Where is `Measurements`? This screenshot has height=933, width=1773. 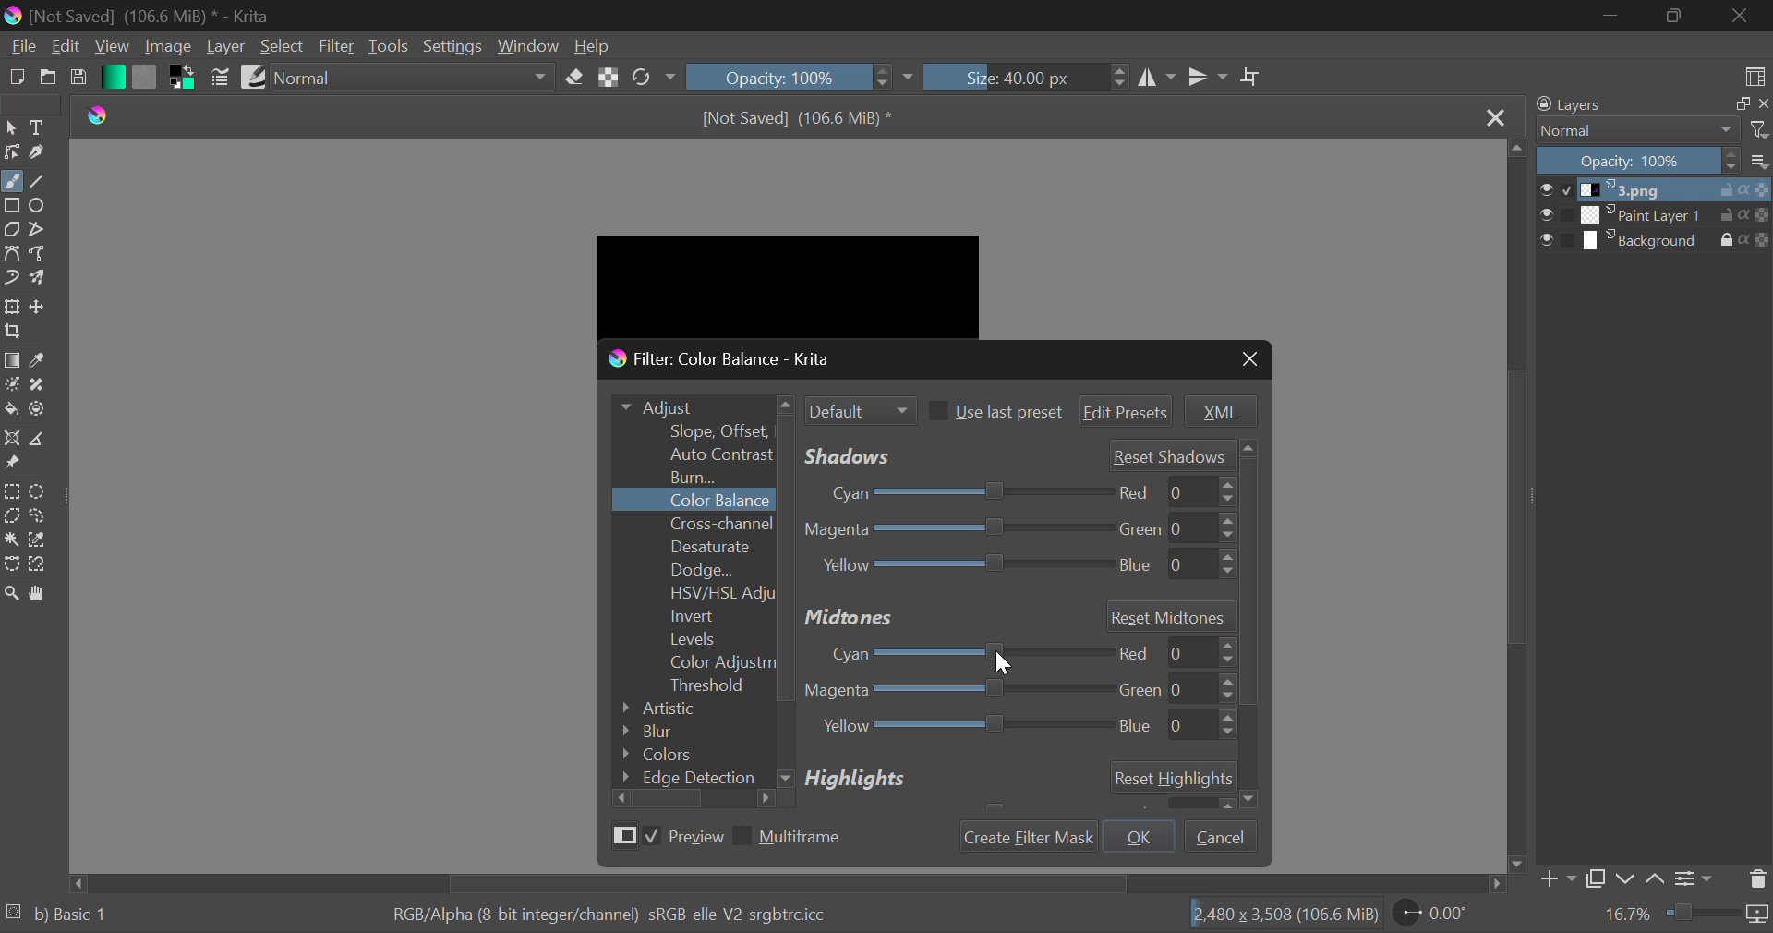 Measurements is located at coordinates (38, 439).